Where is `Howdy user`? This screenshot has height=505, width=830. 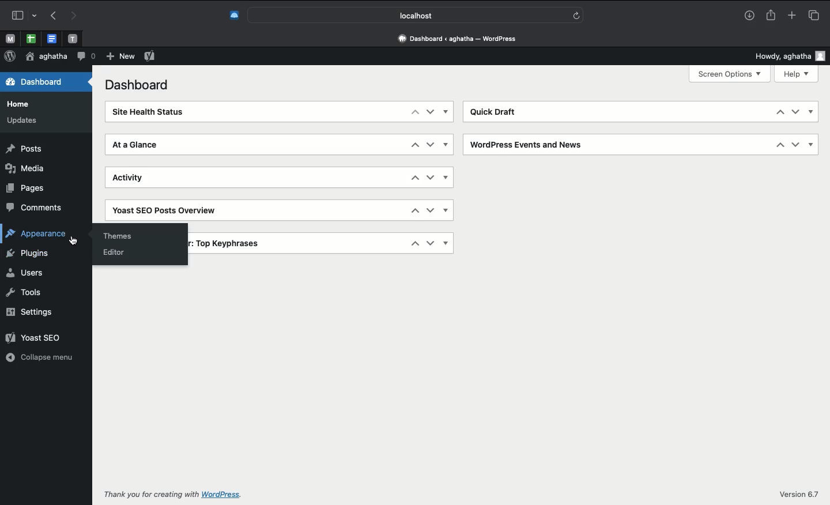
Howdy user is located at coordinates (787, 56).